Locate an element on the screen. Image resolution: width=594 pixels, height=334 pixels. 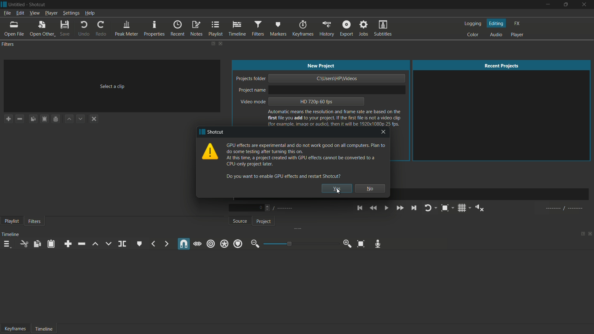
zoom out is located at coordinates (254, 244).